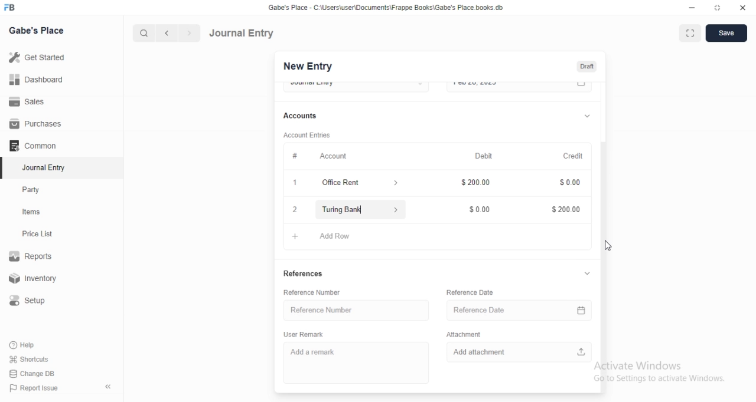 Image resolution: width=756 pixels, height=402 pixels. What do you see at coordinates (724, 34) in the screenshot?
I see `save` at bounding box center [724, 34].